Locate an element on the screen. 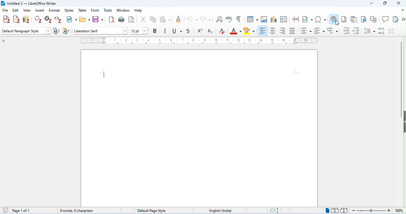 This screenshot has height=214, width=406. superscript is located at coordinates (200, 31).